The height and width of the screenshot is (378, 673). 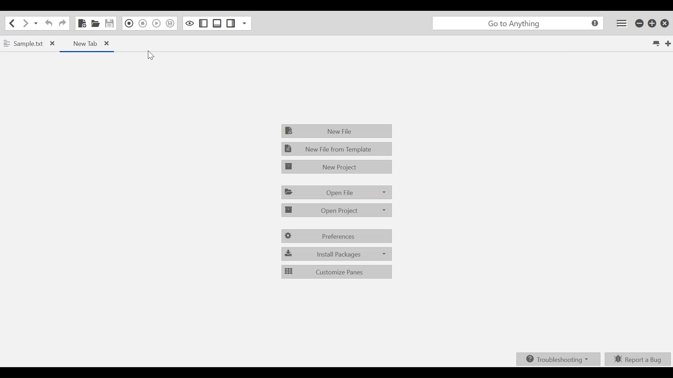 What do you see at coordinates (170, 24) in the screenshot?
I see `Save Macro to Toolbox as Superscript` at bounding box center [170, 24].